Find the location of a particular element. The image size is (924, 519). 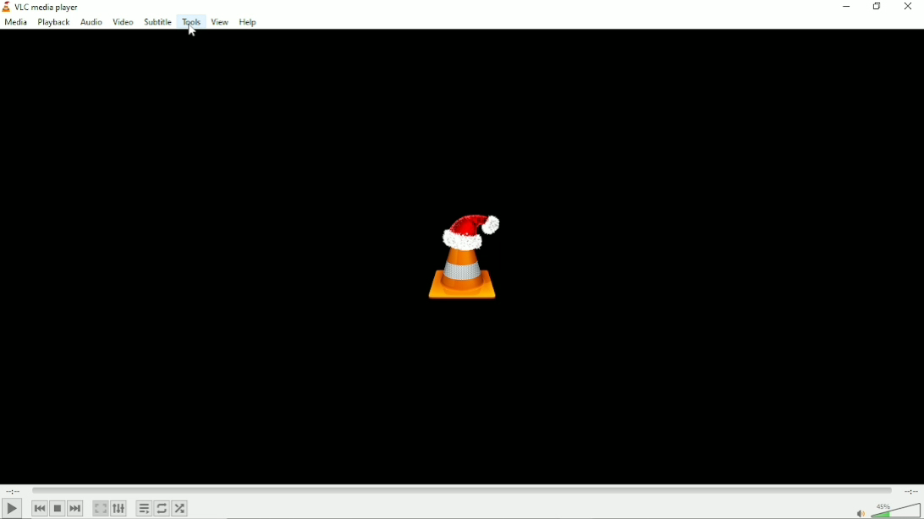

Video is located at coordinates (122, 22).